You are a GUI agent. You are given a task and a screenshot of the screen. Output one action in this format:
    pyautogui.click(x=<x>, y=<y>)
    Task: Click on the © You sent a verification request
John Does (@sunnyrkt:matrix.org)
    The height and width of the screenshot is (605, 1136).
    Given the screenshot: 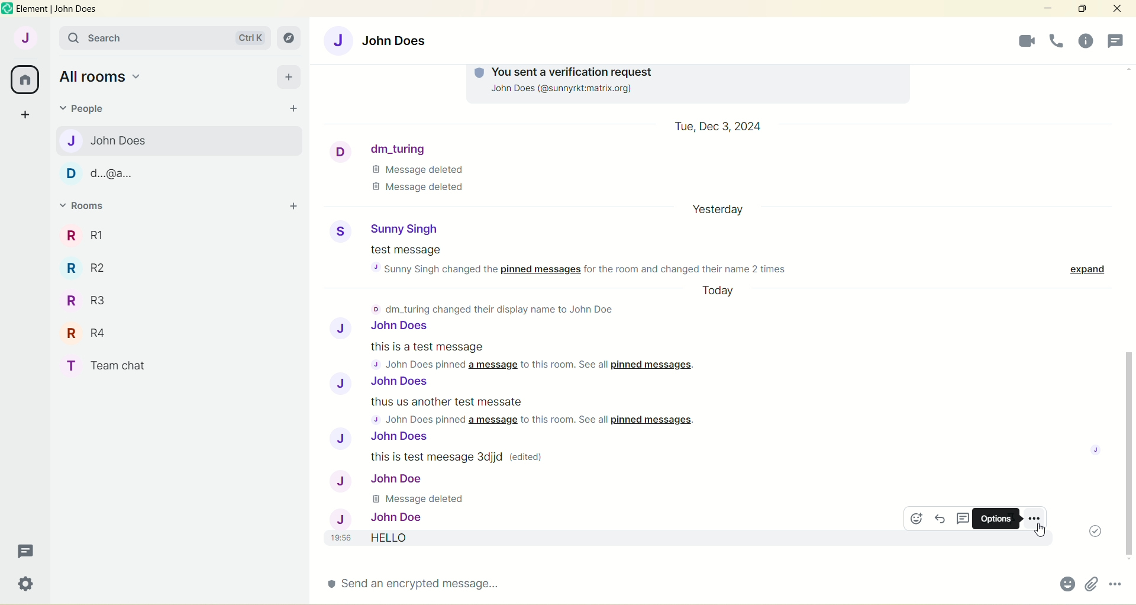 What is the action you would take?
    pyautogui.click(x=569, y=84)
    